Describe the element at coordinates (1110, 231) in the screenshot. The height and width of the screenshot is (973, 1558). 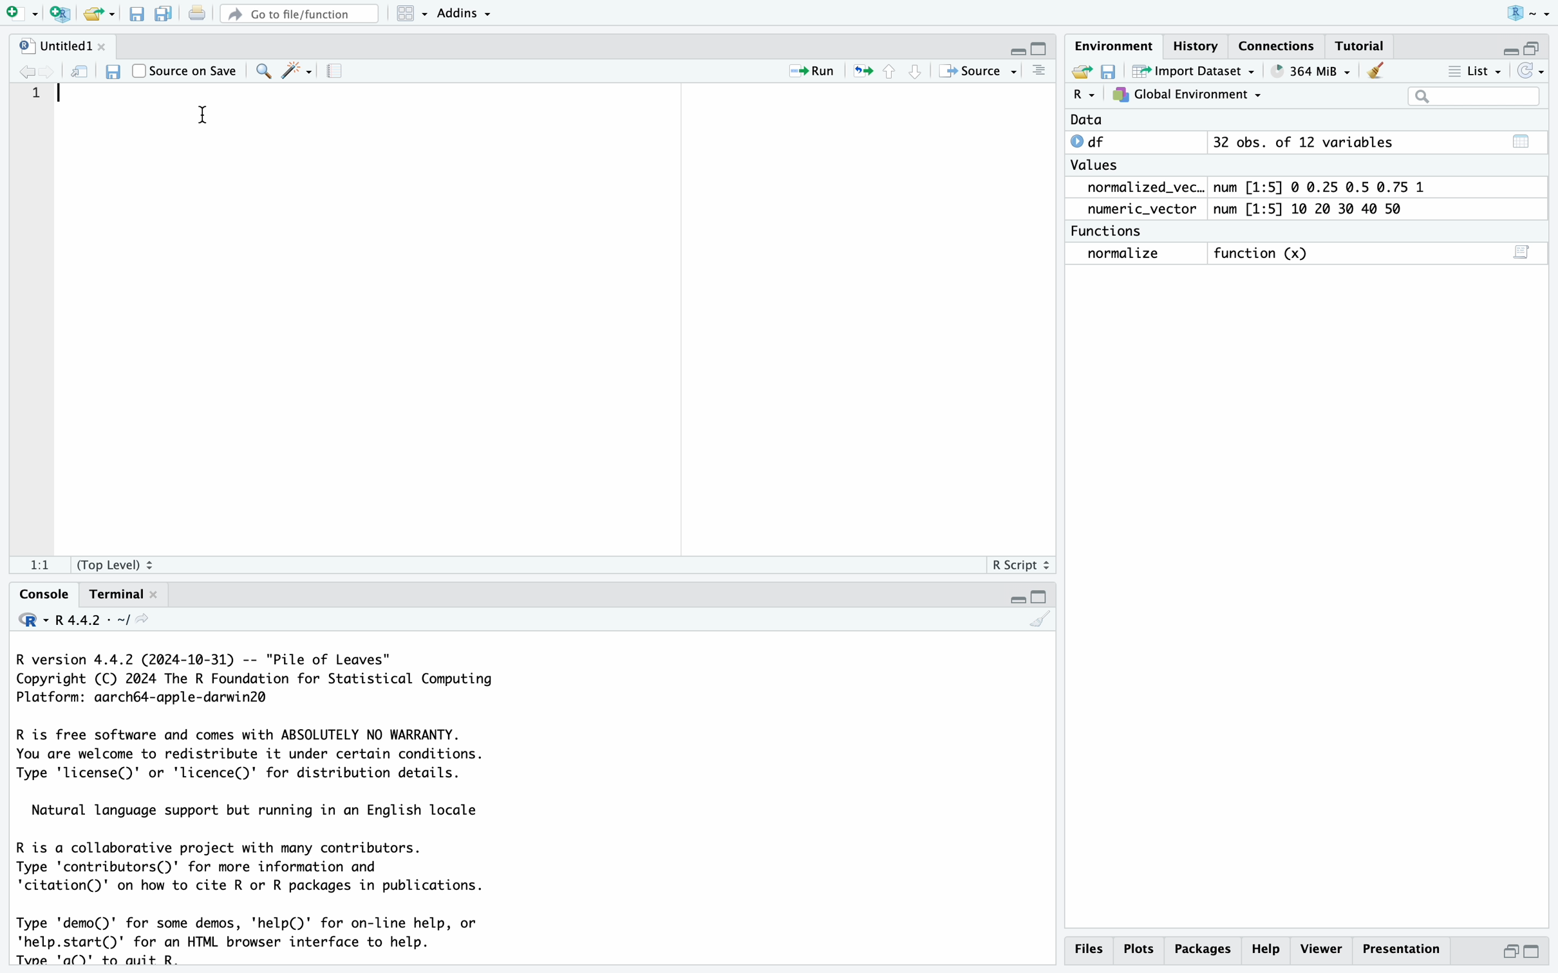
I see `Functions` at that location.